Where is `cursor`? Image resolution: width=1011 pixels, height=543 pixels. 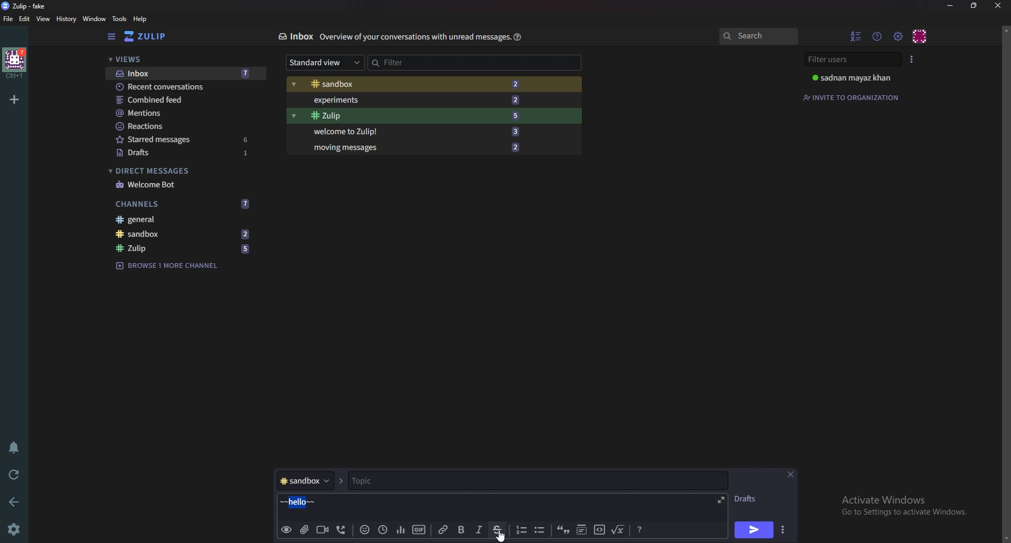 cursor is located at coordinates (500, 536).